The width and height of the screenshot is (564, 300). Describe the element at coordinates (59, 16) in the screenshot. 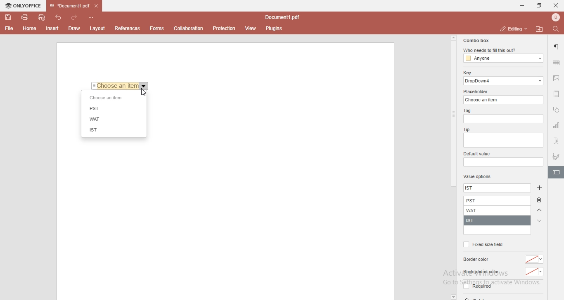

I see `undo` at that location.